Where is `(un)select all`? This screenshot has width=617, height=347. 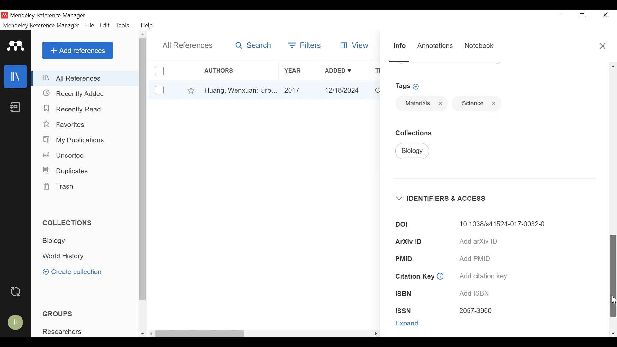
(un)select all is located at coordinates (159, 71).